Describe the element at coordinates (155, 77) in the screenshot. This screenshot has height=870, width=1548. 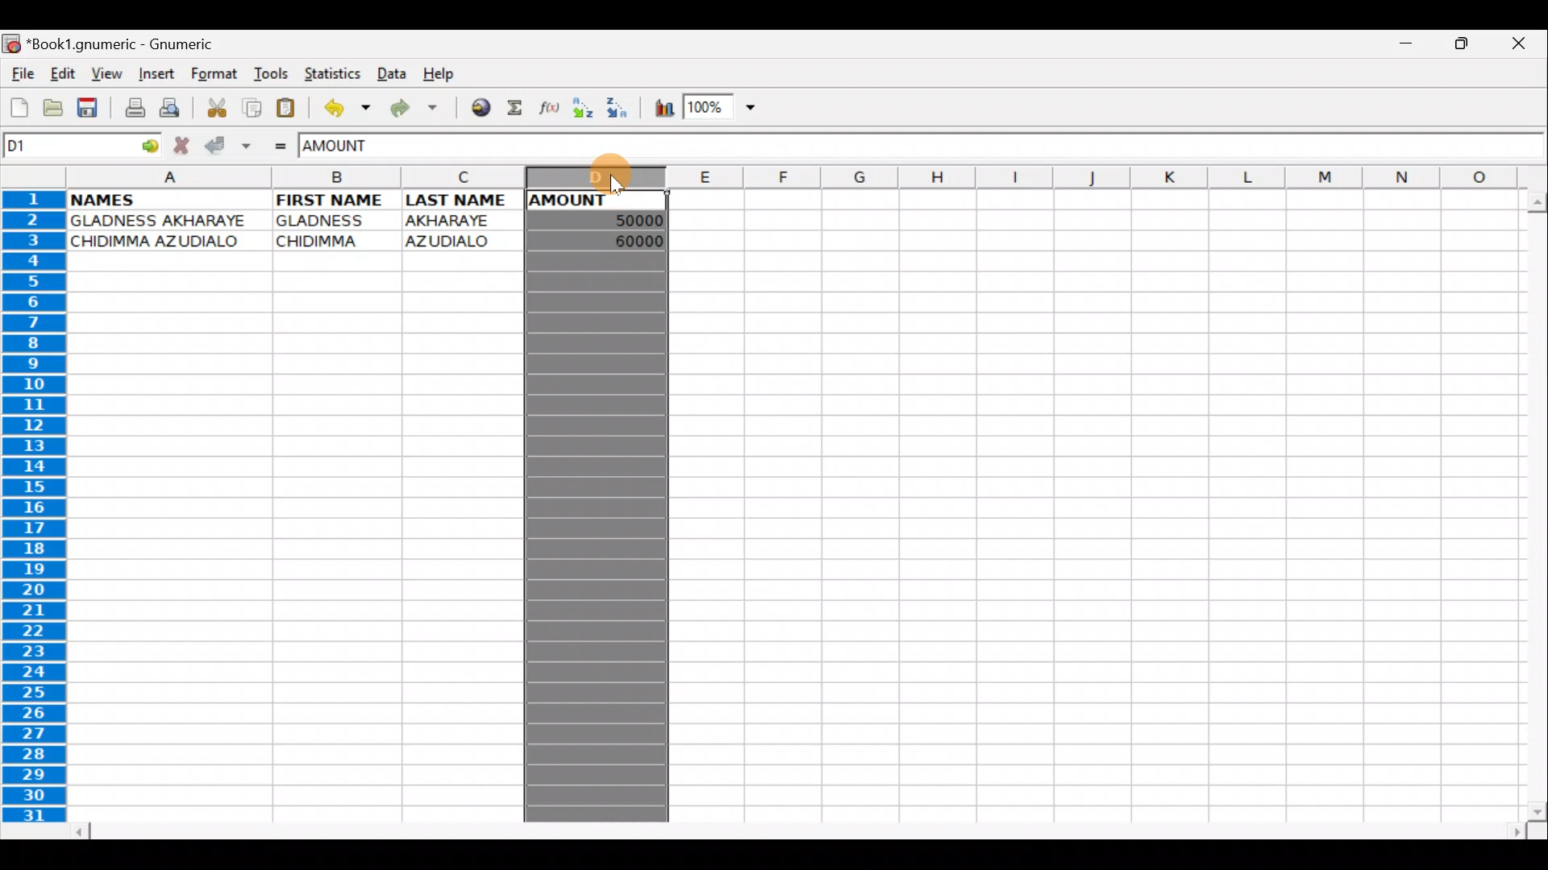
I see `Insert` at that location.